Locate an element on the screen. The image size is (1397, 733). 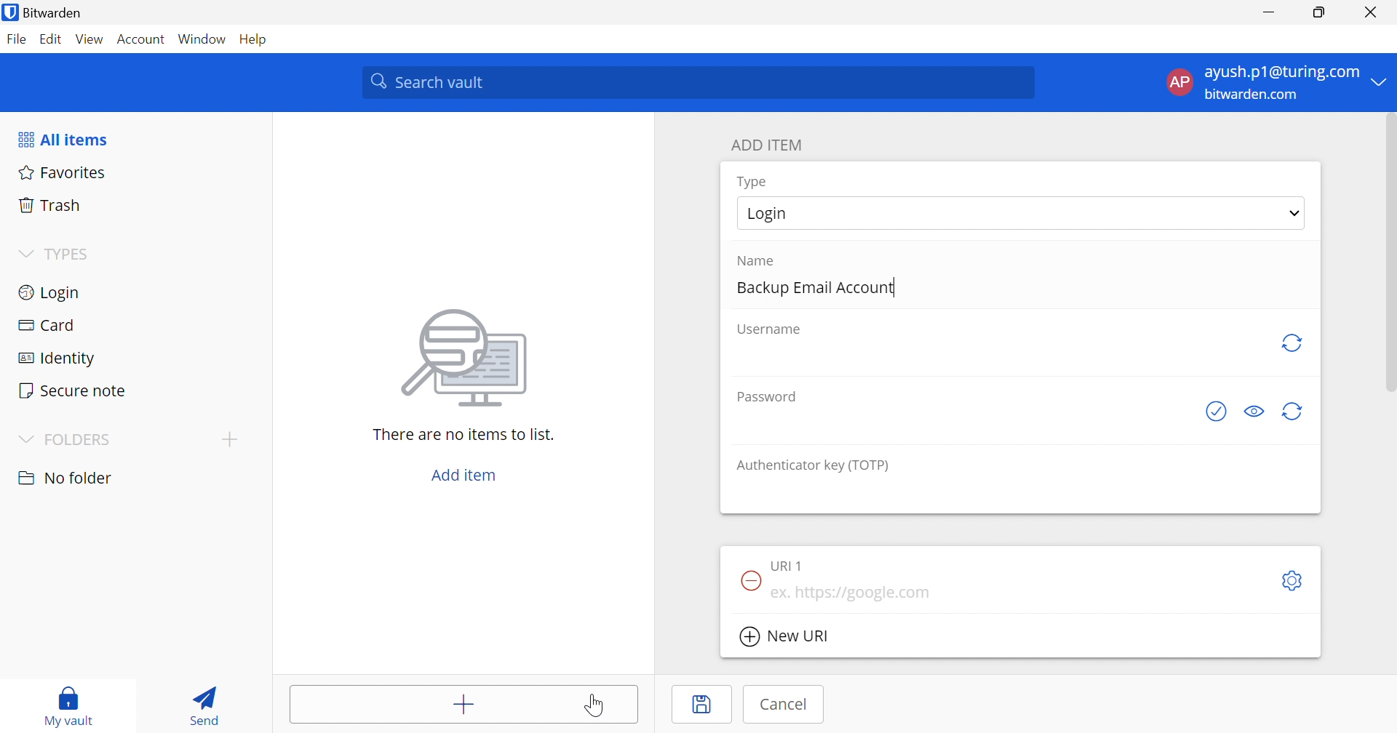
Bitwarden is located at coordinates (52, 12).